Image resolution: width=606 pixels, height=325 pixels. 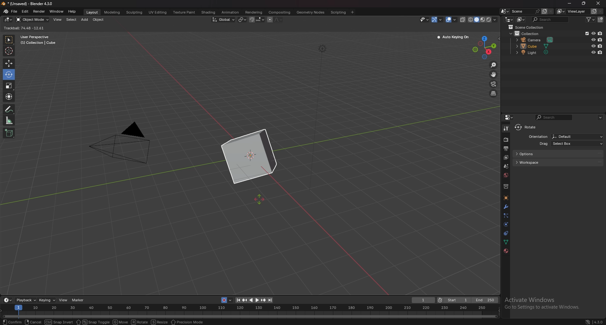 I want to click on toggle xray, so click(x=463, y=20).